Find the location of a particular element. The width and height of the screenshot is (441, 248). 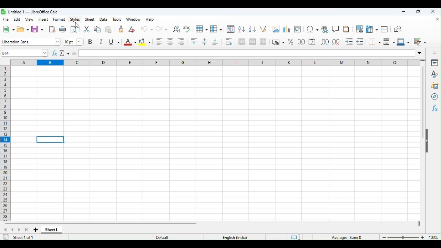

A is located at coordinates (130, 42).